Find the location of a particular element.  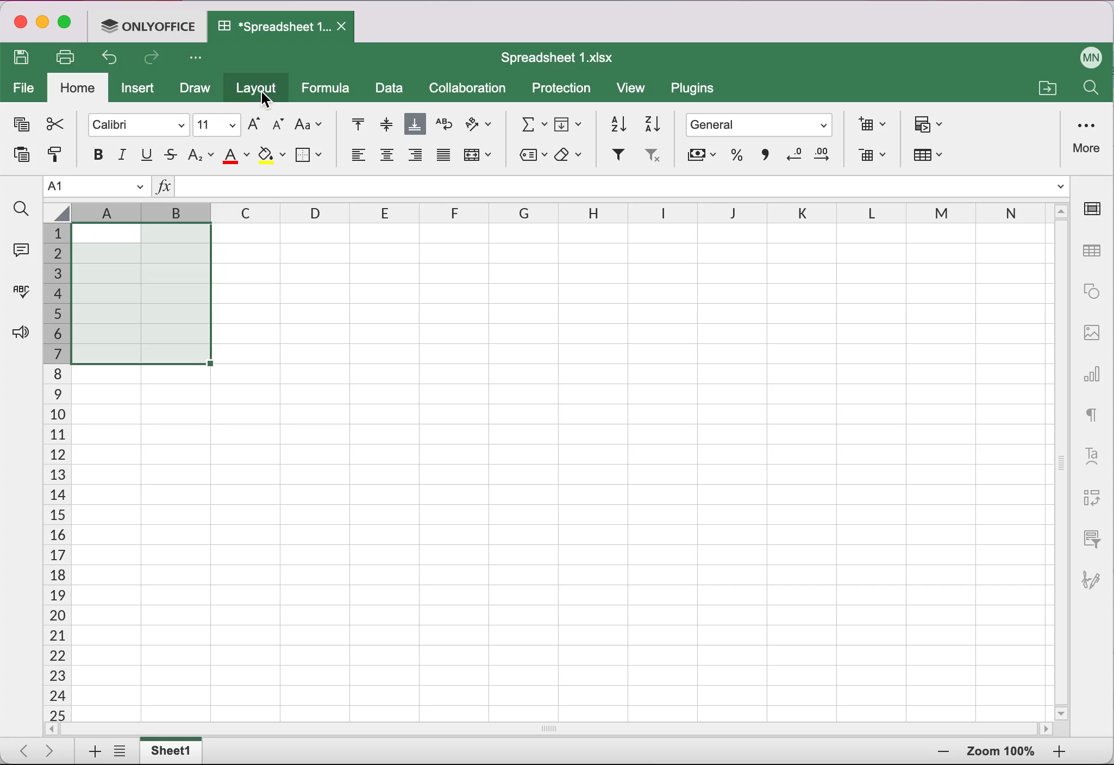

underline is located at coordinates (148, 155).